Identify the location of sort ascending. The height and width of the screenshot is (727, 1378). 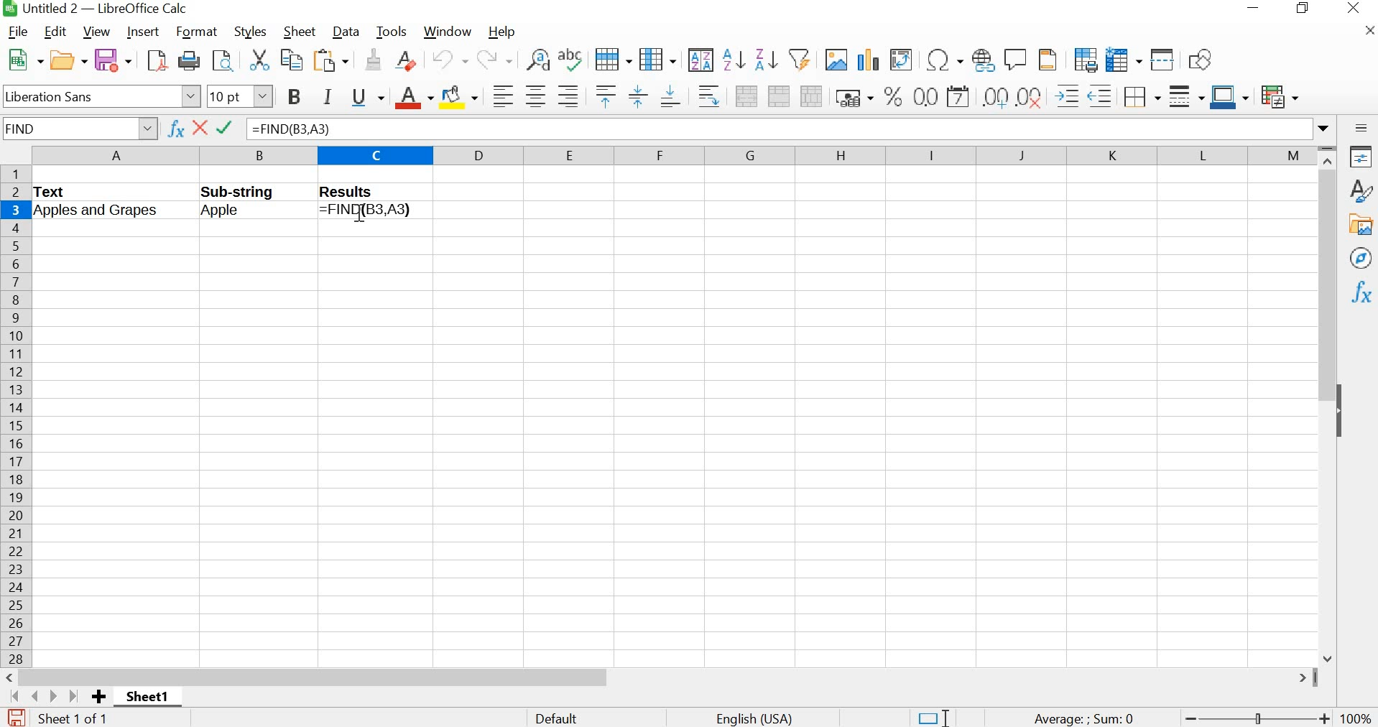
(734, 60).